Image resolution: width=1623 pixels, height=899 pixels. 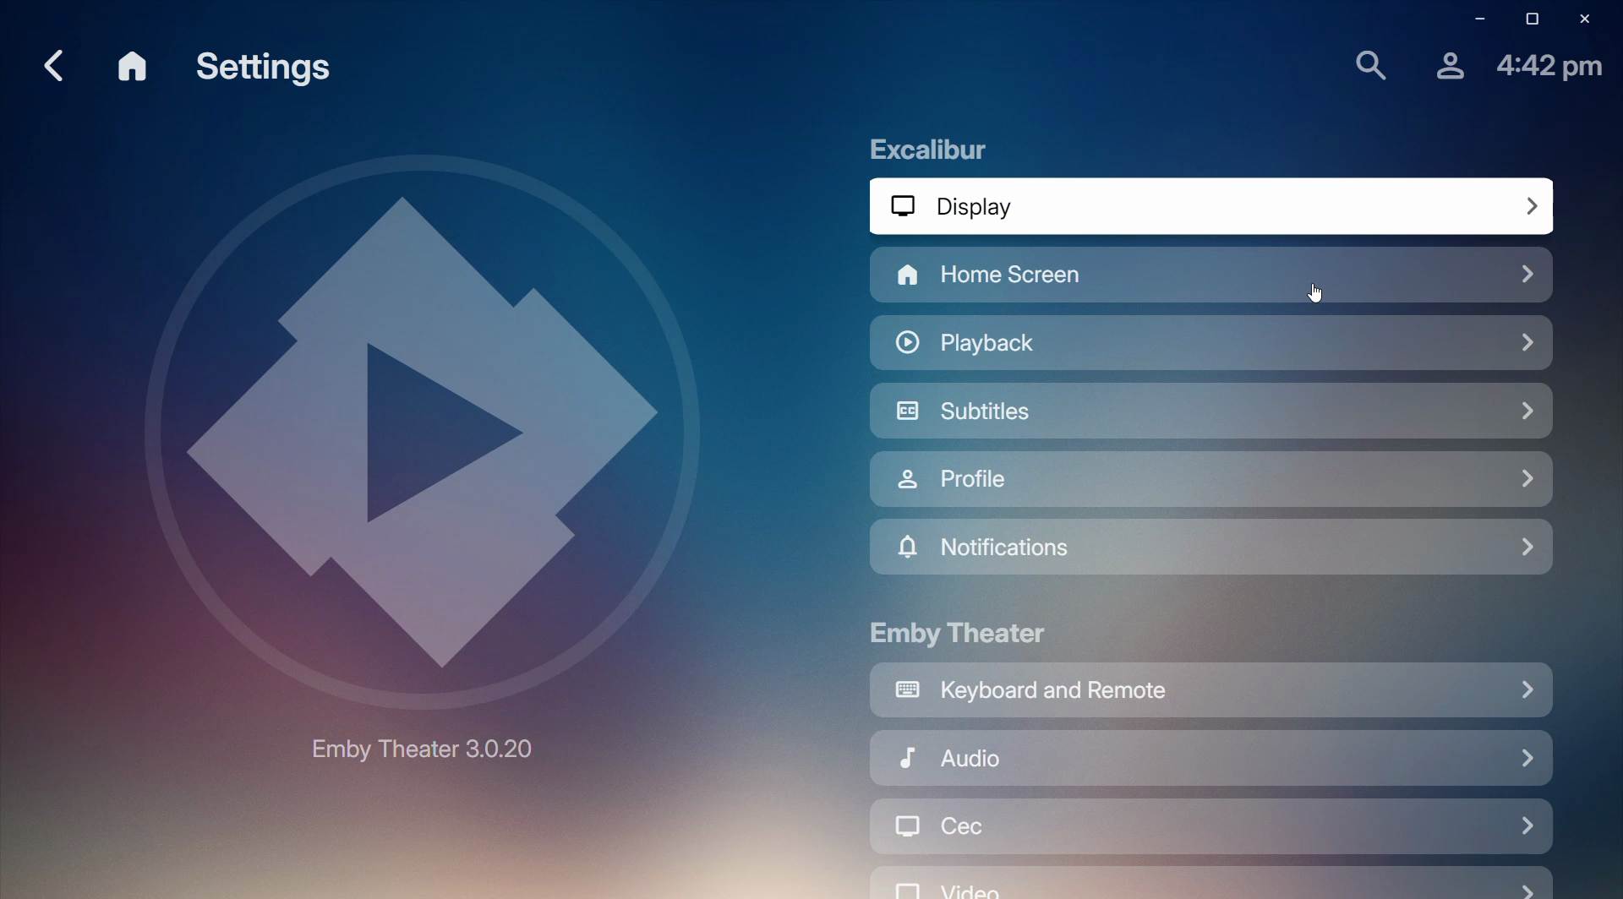 I want to click on Excalibur, so click(x=945, y=149).